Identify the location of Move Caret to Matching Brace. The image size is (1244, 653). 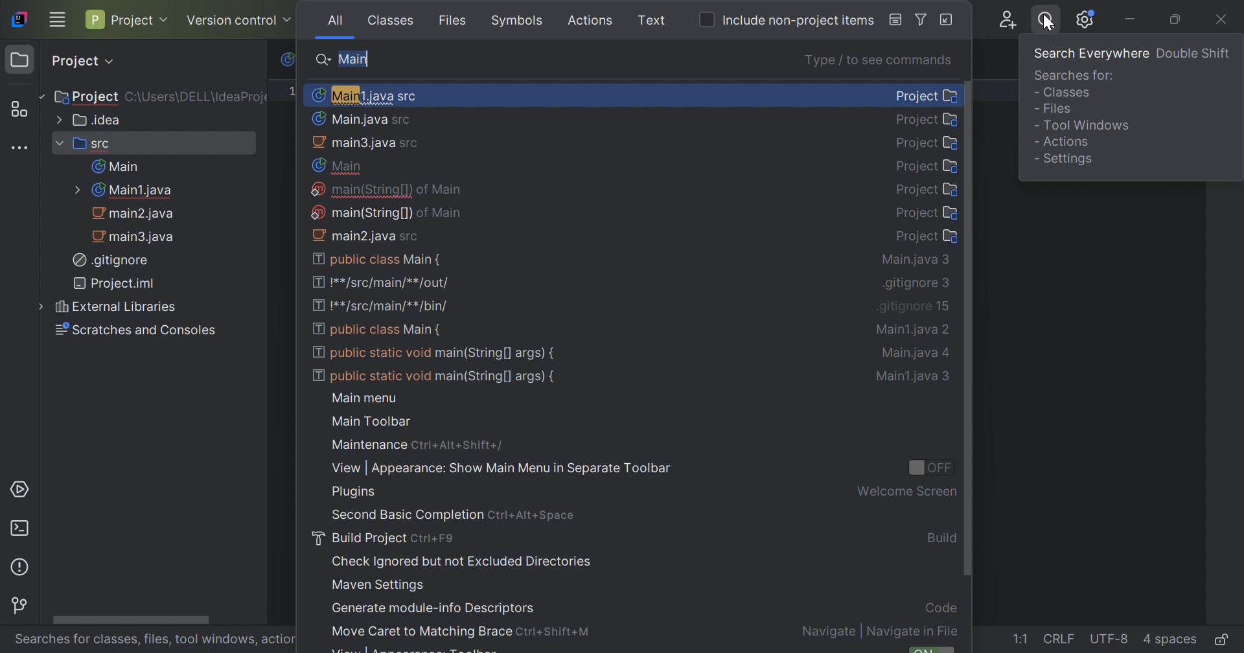
(420, 631).